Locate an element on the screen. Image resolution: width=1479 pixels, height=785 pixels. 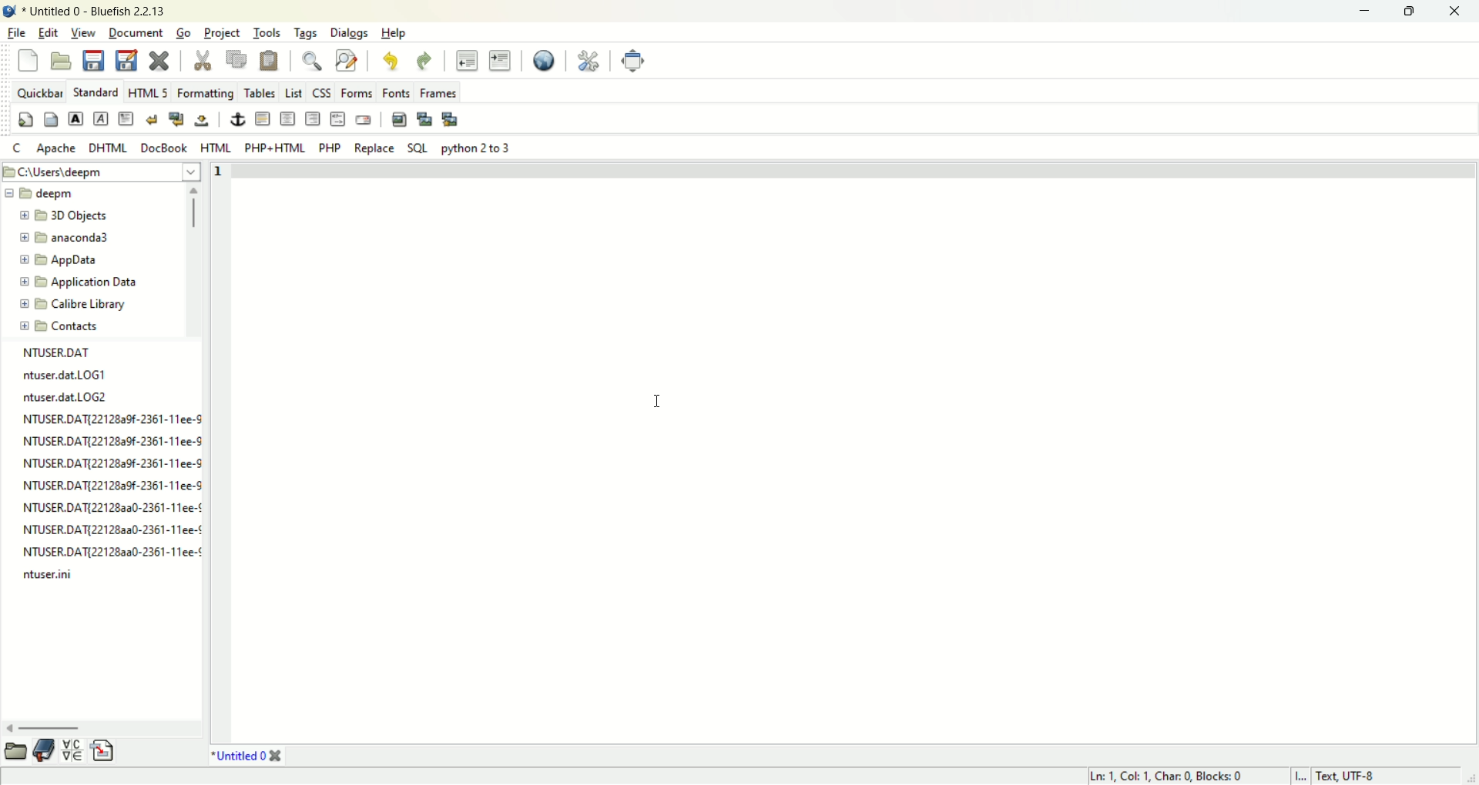
minimize is located at coordinates (1360, 10).